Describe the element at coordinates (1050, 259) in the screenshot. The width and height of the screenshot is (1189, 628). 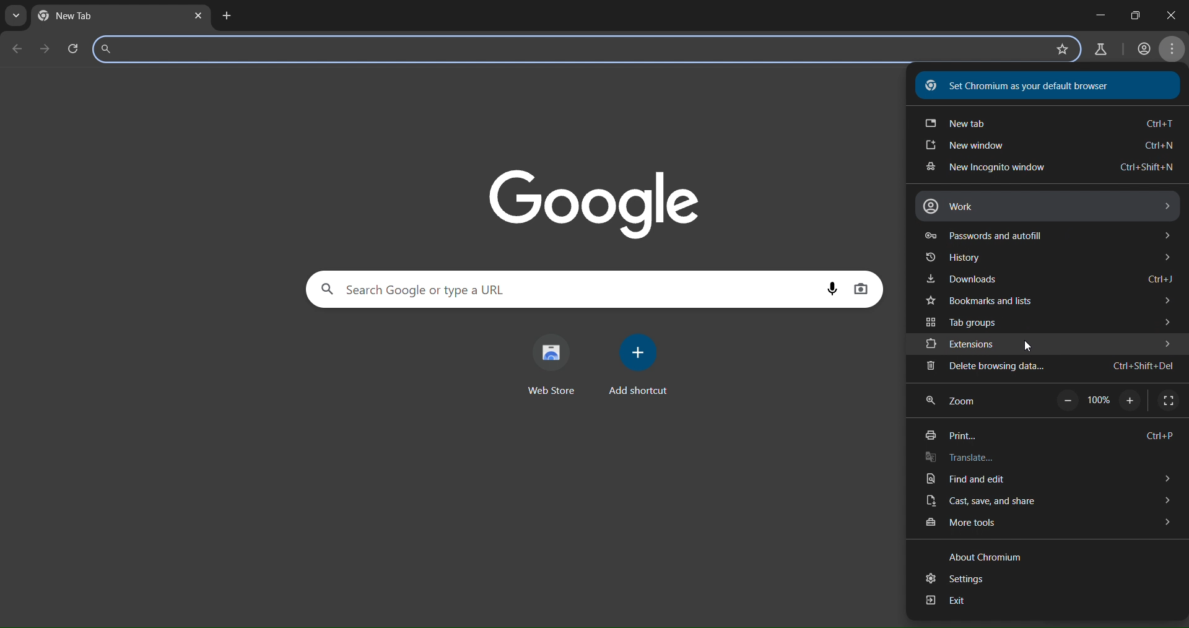
I see `history` at that location.